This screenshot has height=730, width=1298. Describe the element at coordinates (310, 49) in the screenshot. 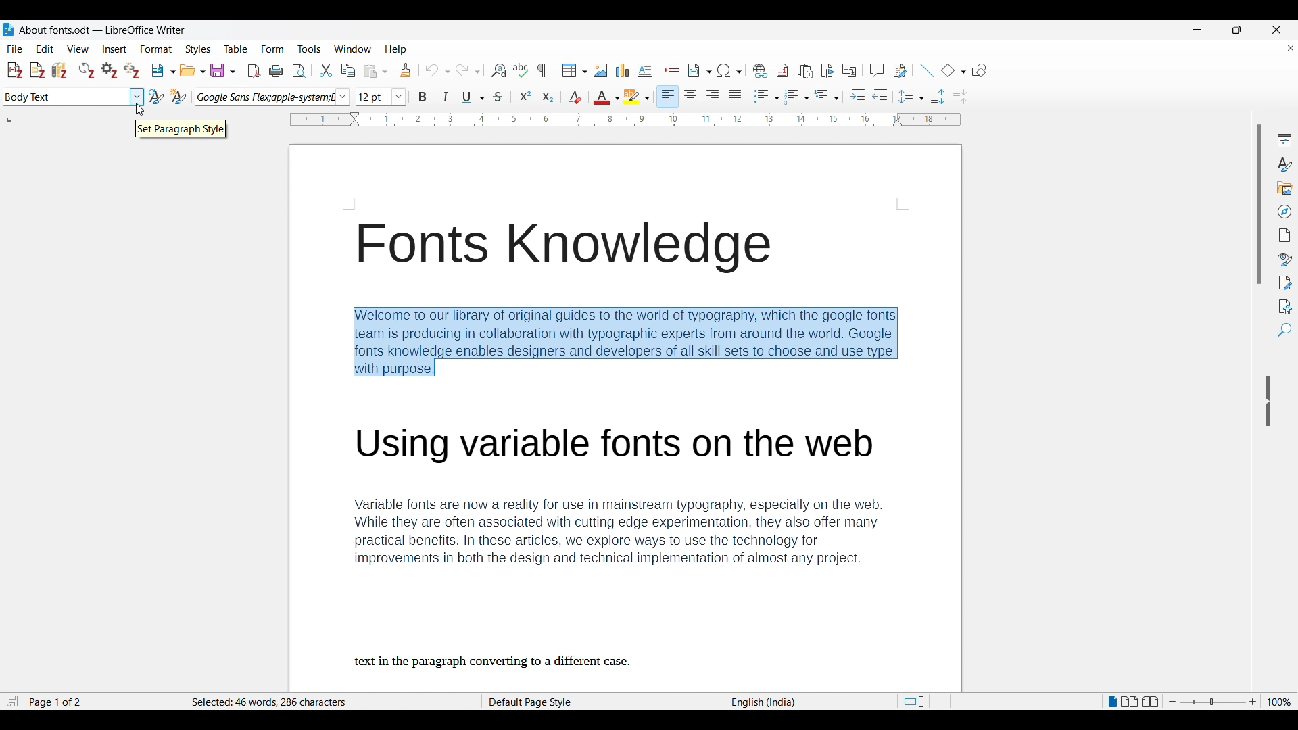

I see `Tools menu` at that location.